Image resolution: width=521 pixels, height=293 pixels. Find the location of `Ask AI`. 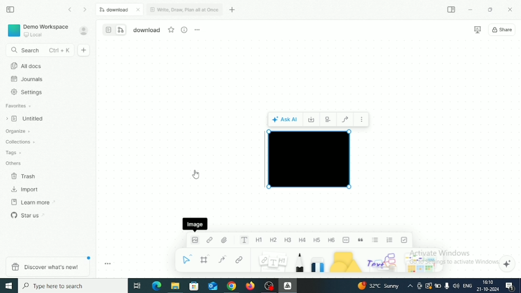

Ask AI is located at coordinates (285, 119).